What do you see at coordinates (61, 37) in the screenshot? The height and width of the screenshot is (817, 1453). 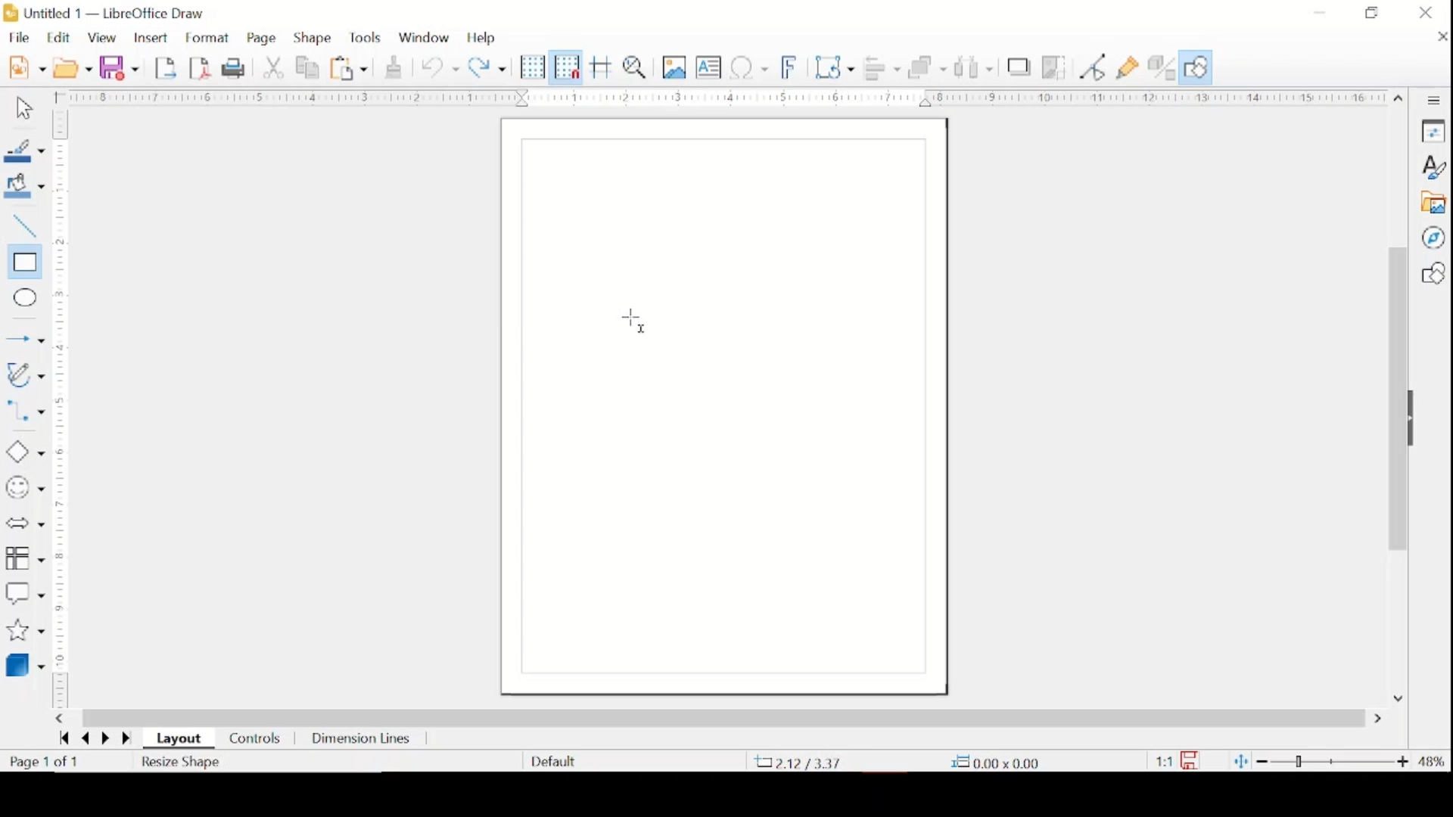 I see `edit` at bounding box center [61, 37].